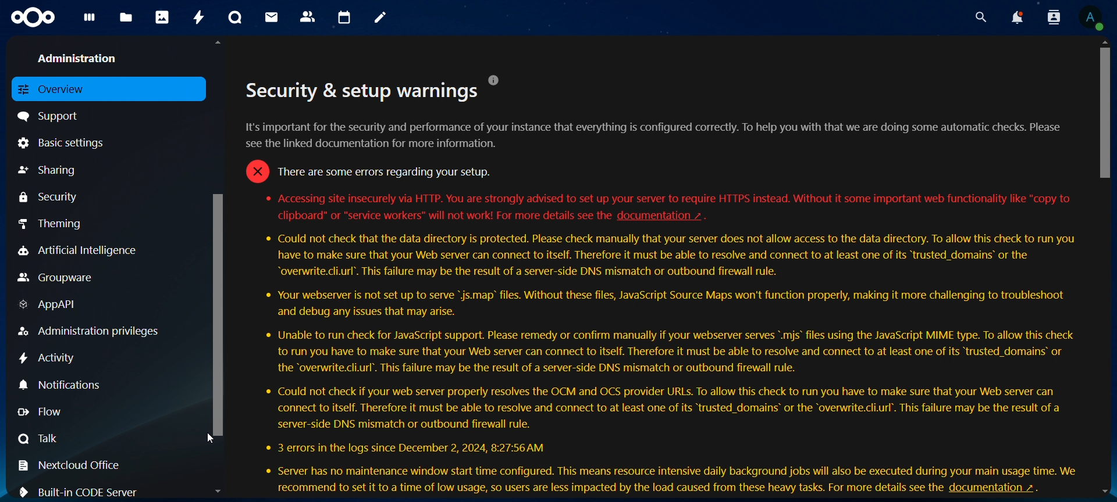 Image resolution: width=1117 pixels, height=502 pixels. Describe the element at coordinates (200, 17) in the screenshot. I see `activity` at that location.